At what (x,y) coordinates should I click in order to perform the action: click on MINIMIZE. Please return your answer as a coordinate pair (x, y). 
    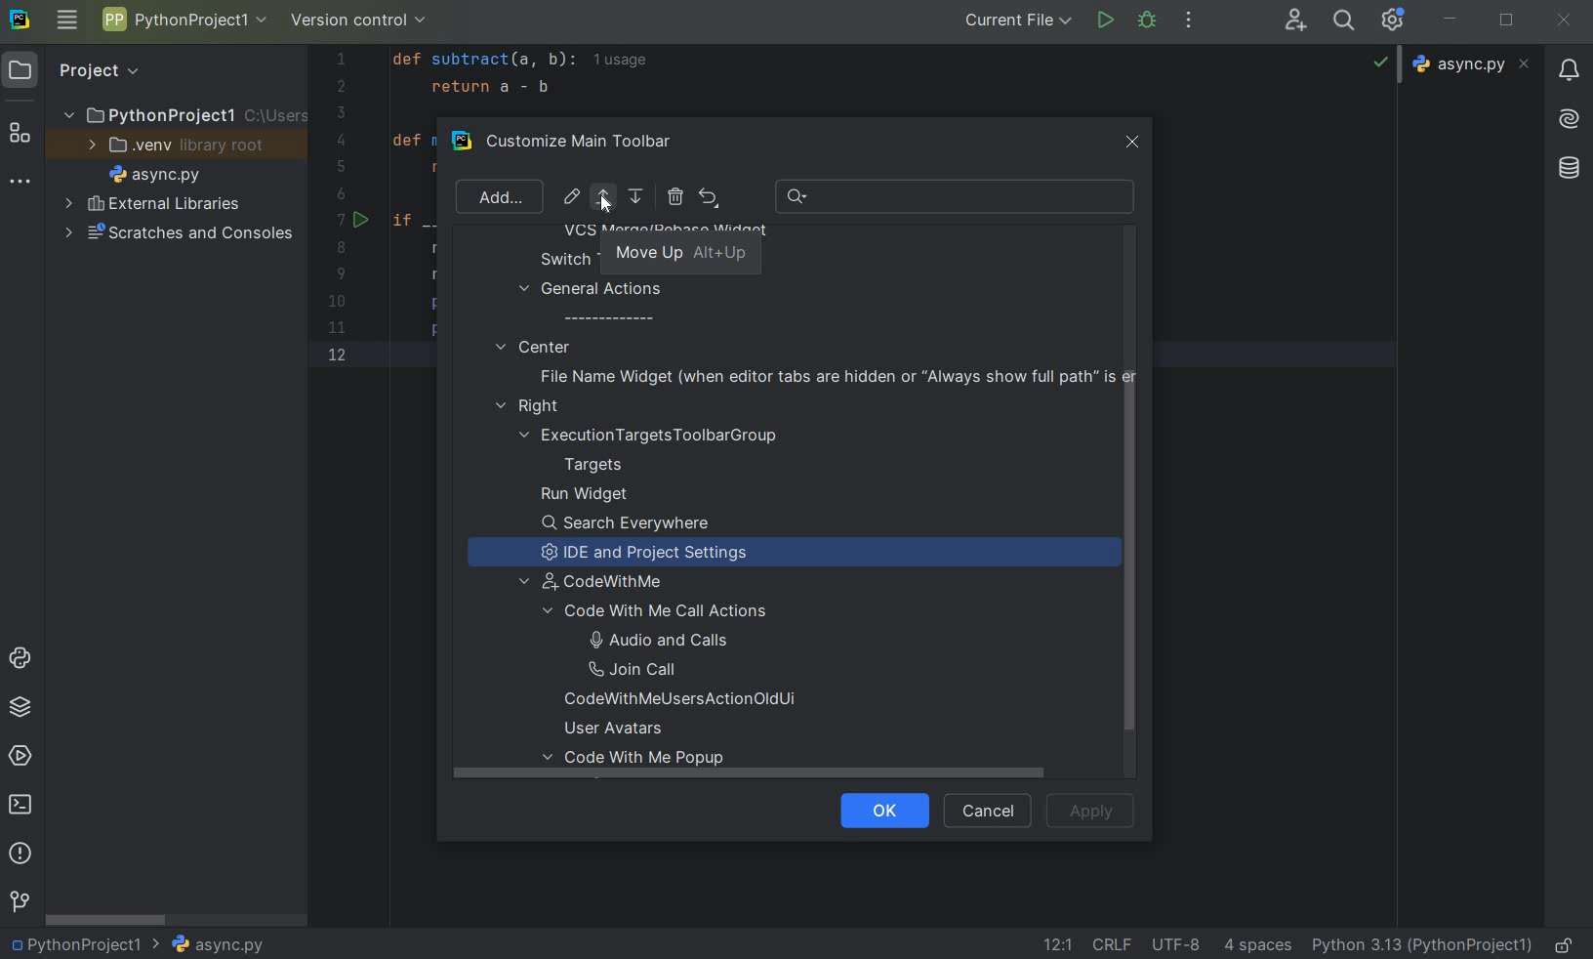
    Looking at the image, I should click on (1451, 21).